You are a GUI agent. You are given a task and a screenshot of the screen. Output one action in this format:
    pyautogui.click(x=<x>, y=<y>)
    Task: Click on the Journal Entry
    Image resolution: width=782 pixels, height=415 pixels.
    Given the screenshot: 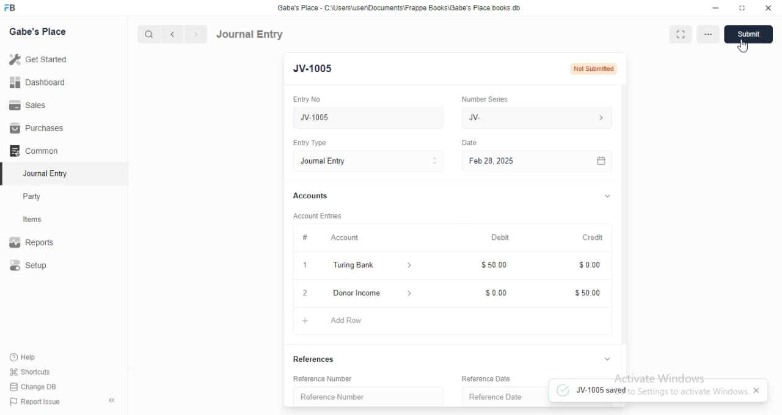 What is the action you would take?
    pyautogui.click(x=40, y=175)
    